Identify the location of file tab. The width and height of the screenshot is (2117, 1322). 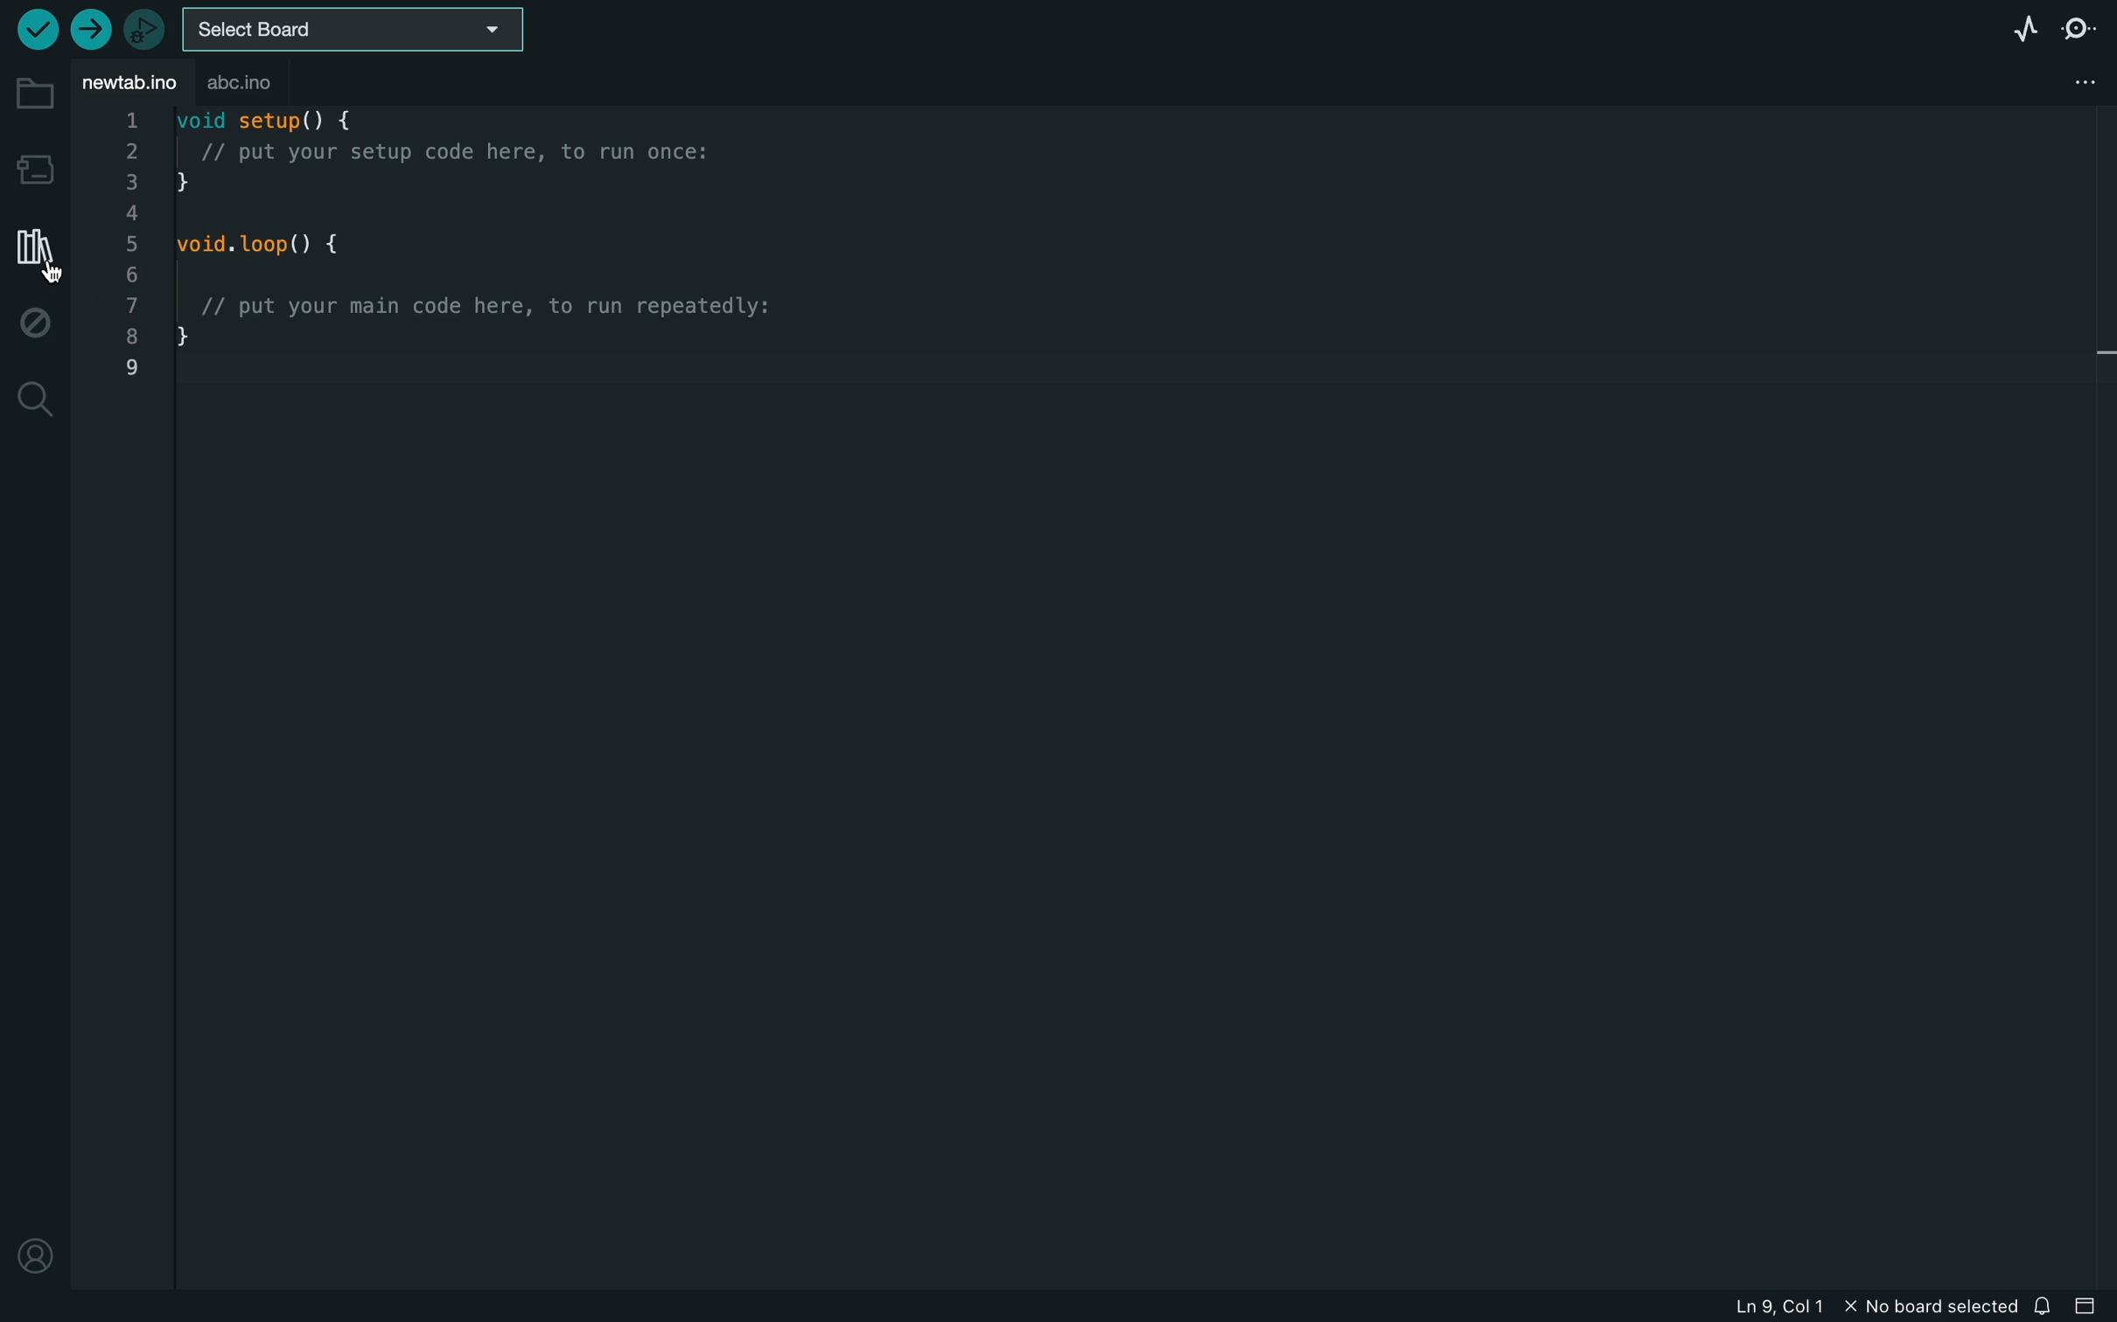
(125, 82).